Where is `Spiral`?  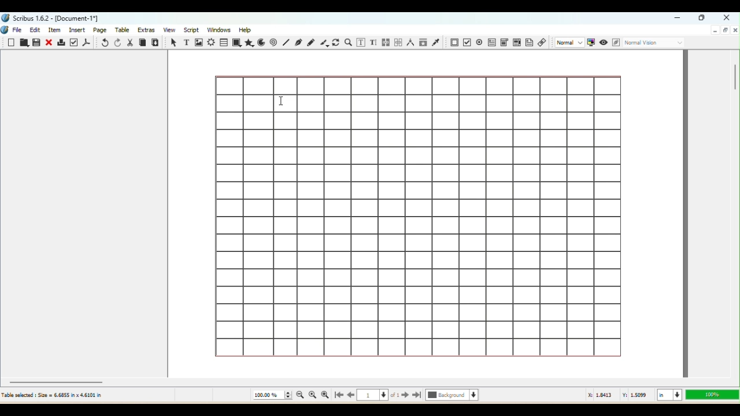
Spiral is located at coordinates (275, 43).